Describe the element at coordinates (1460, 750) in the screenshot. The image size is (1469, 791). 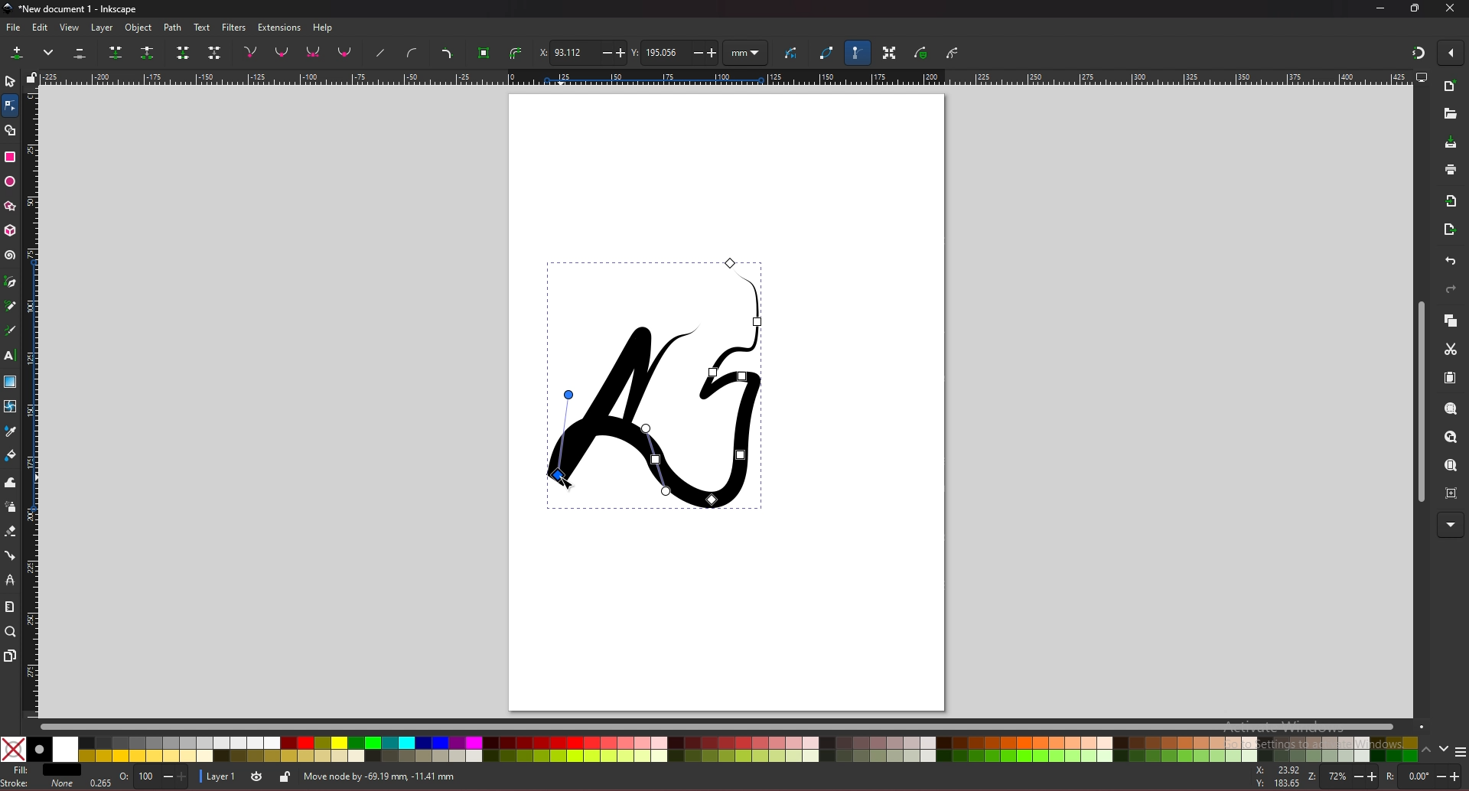
I see `more colors` at that location.